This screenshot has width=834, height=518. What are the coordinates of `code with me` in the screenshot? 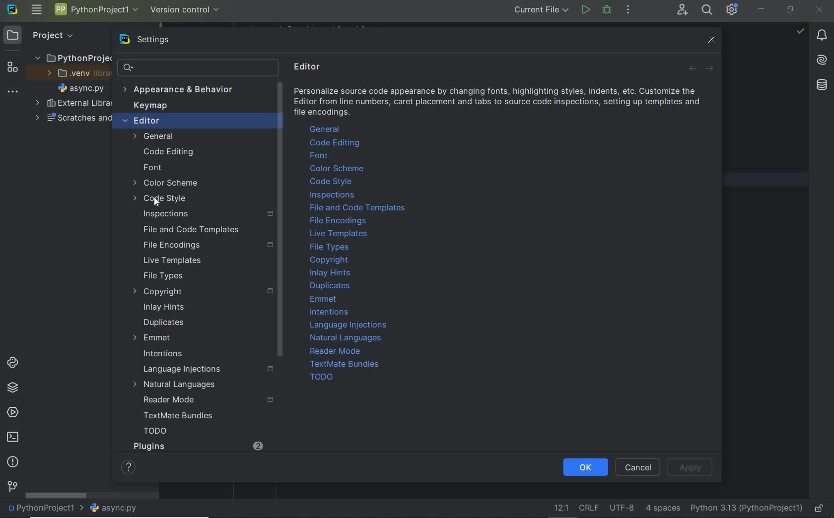 It's located at (682, 11).